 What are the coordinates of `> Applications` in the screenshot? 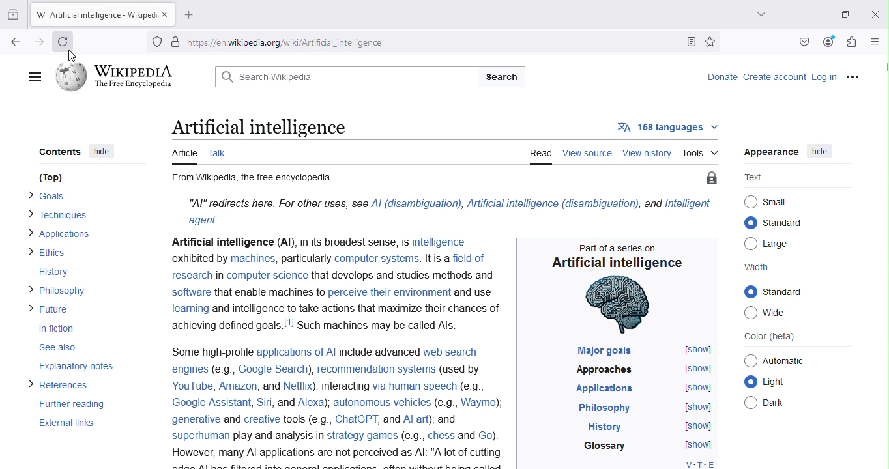 It's located at (62, 234).